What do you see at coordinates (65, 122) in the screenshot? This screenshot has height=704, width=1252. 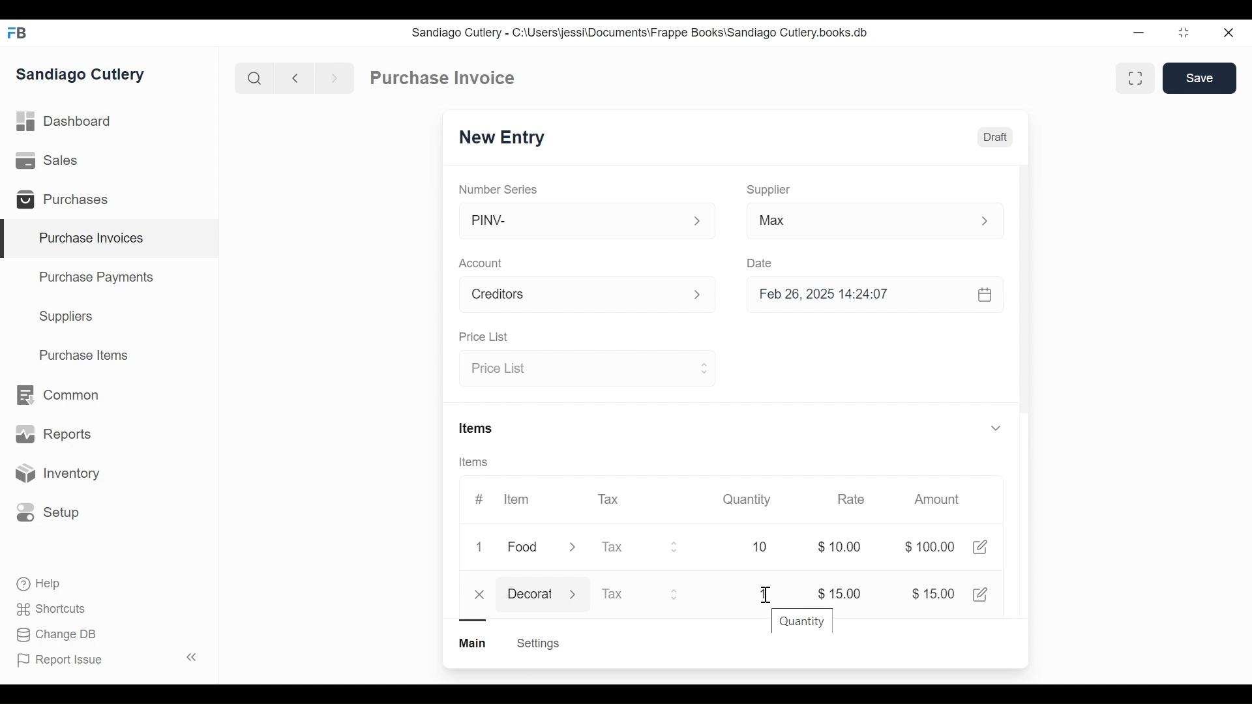 I see `Dashboard` at bounding box center [65, 122].